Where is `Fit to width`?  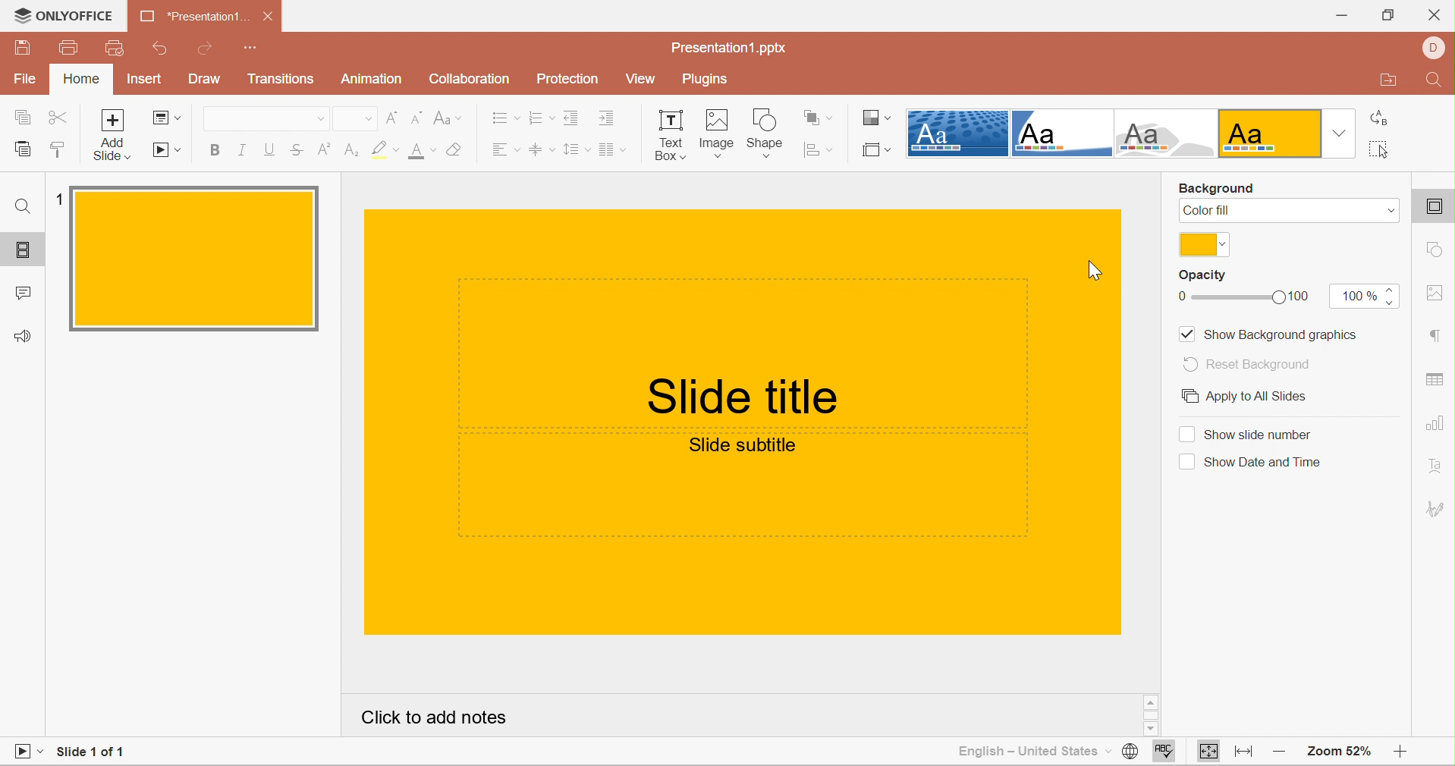 Fit to width is located at coordinates (1246, 753).